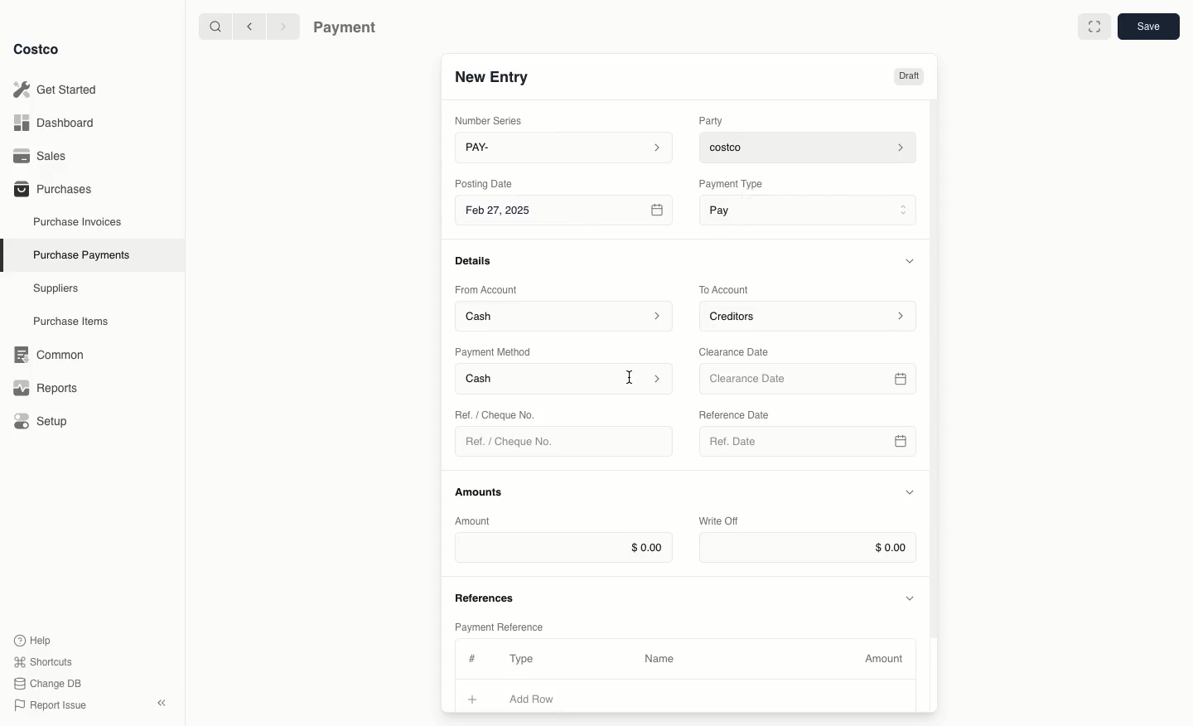 The height and width of the screenshot is (726, 1193). Describe the element at coordinates (56, 288) in the screenshot. I see `Suppliers` at that location.